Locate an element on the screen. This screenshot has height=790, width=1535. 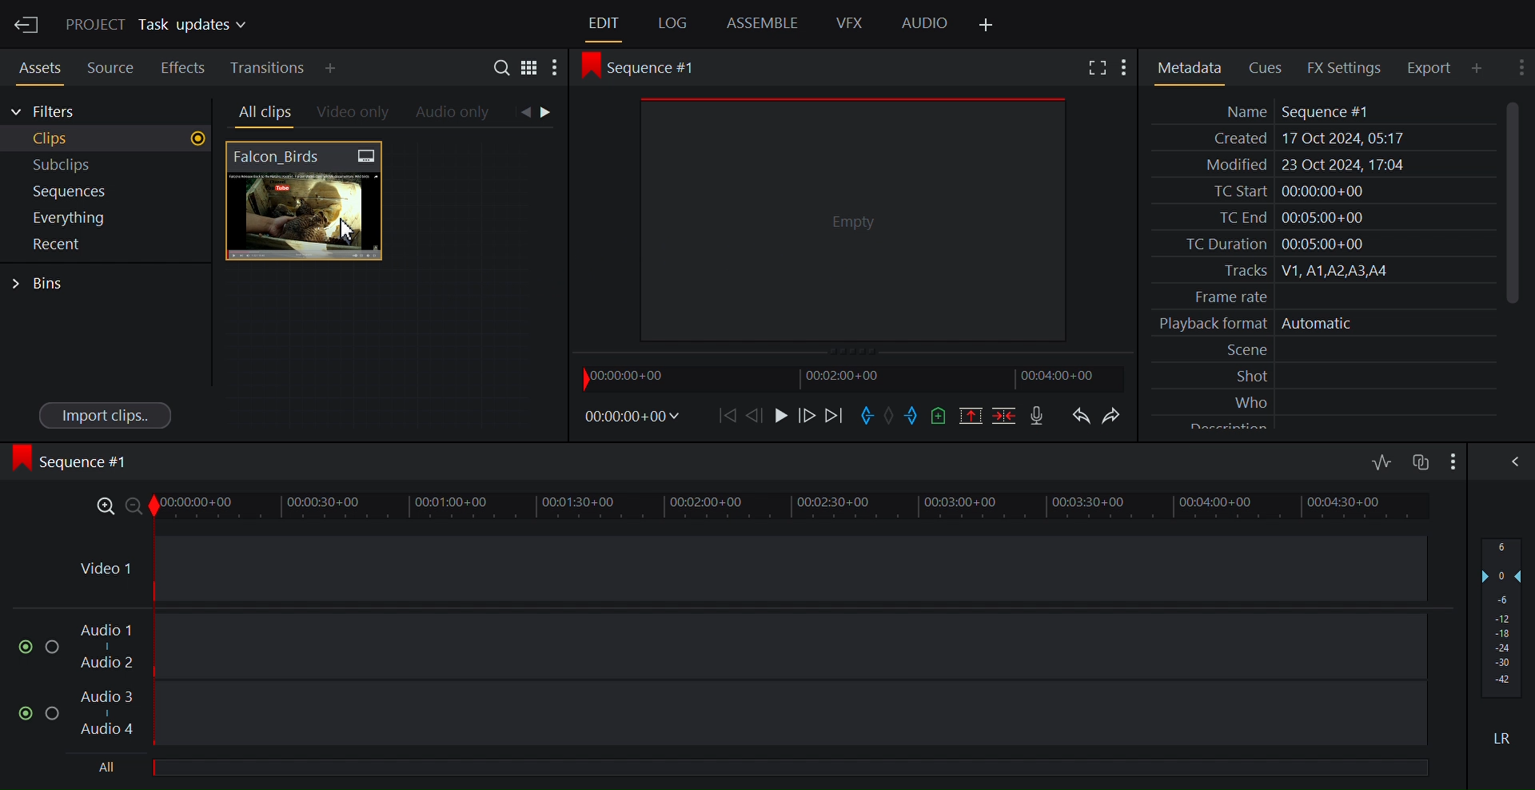
Record a voice over is located at coordinates (1039, 417).